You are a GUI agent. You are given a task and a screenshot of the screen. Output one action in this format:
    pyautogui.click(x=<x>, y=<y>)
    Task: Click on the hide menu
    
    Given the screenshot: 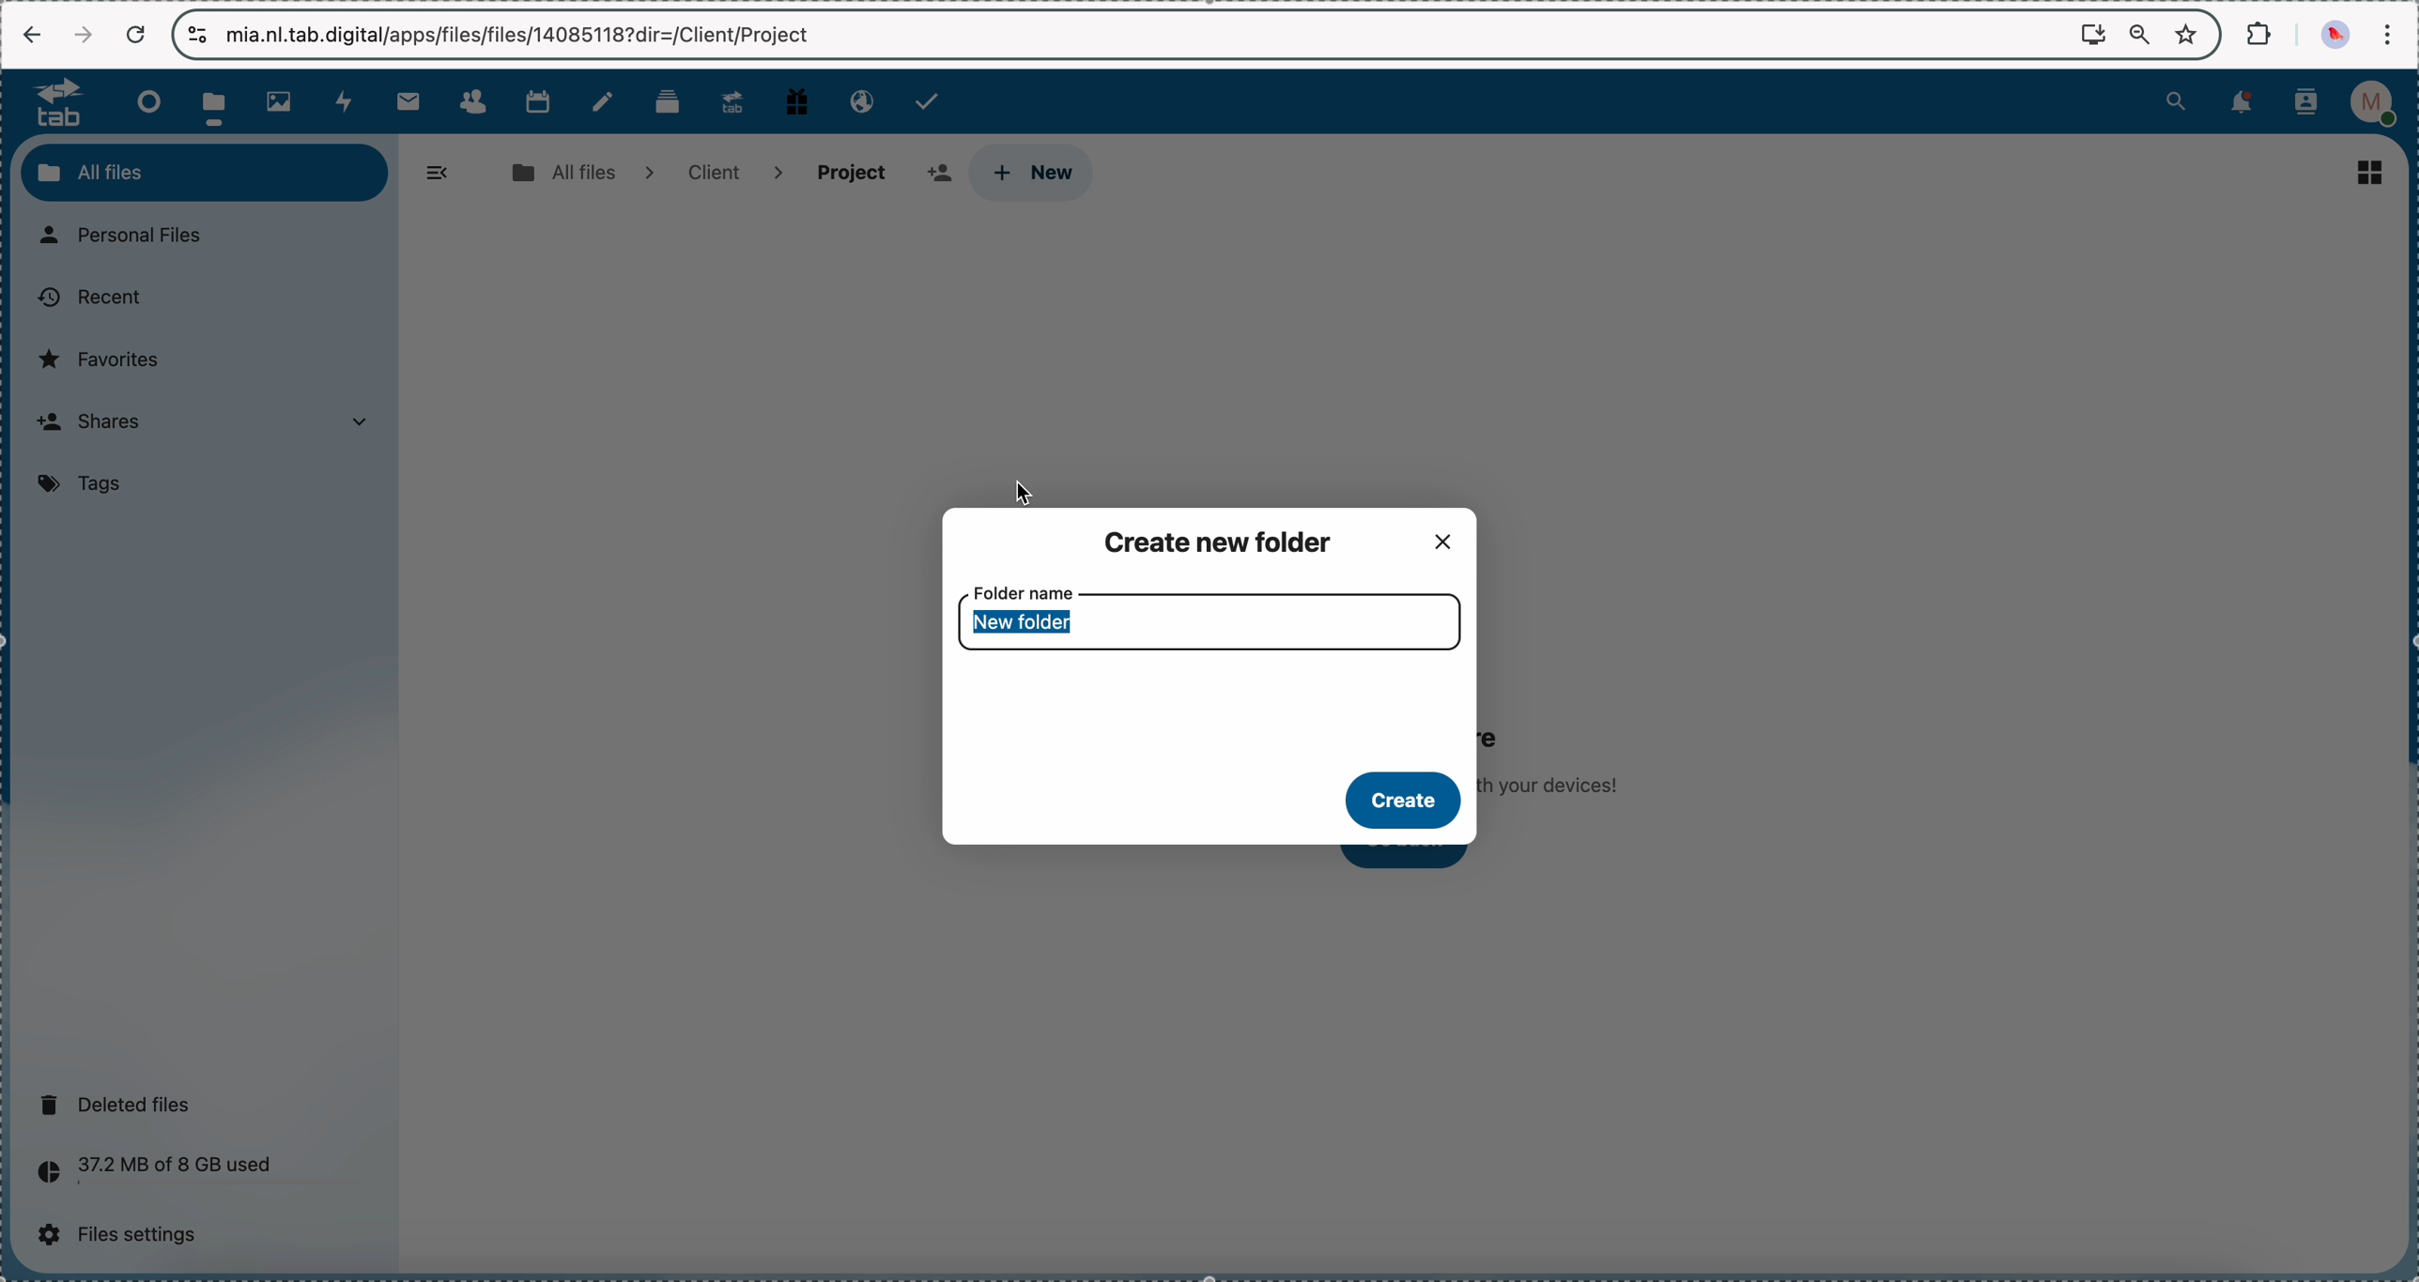 What is the action you would take?
    pyautogui.click(x=439, y=174)
    